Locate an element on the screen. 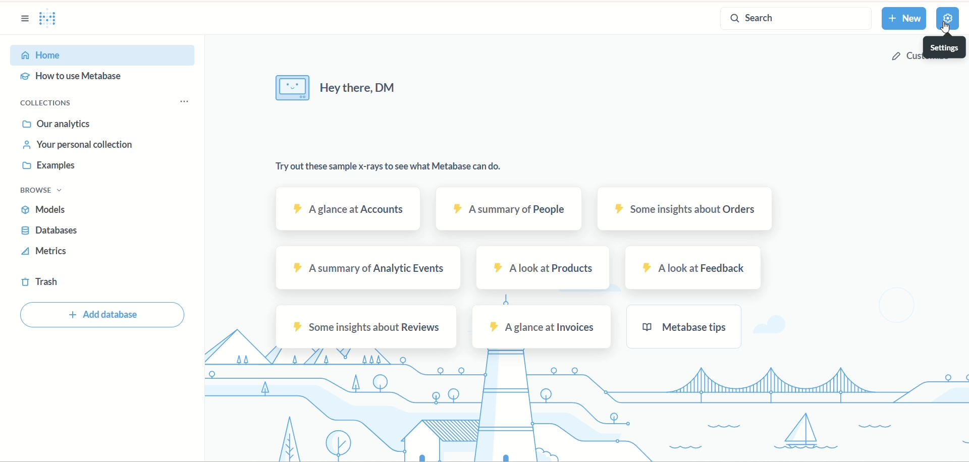  collections is located at coordinates (108, 102).